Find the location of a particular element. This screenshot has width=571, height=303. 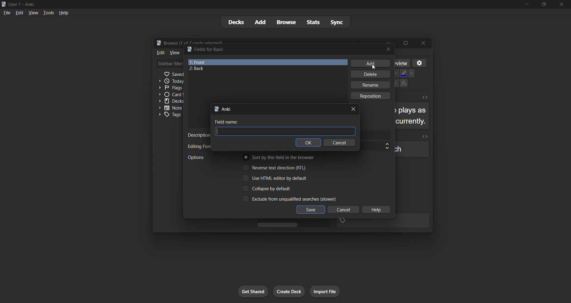

Collapse by default is located at coordinates (275, 188).